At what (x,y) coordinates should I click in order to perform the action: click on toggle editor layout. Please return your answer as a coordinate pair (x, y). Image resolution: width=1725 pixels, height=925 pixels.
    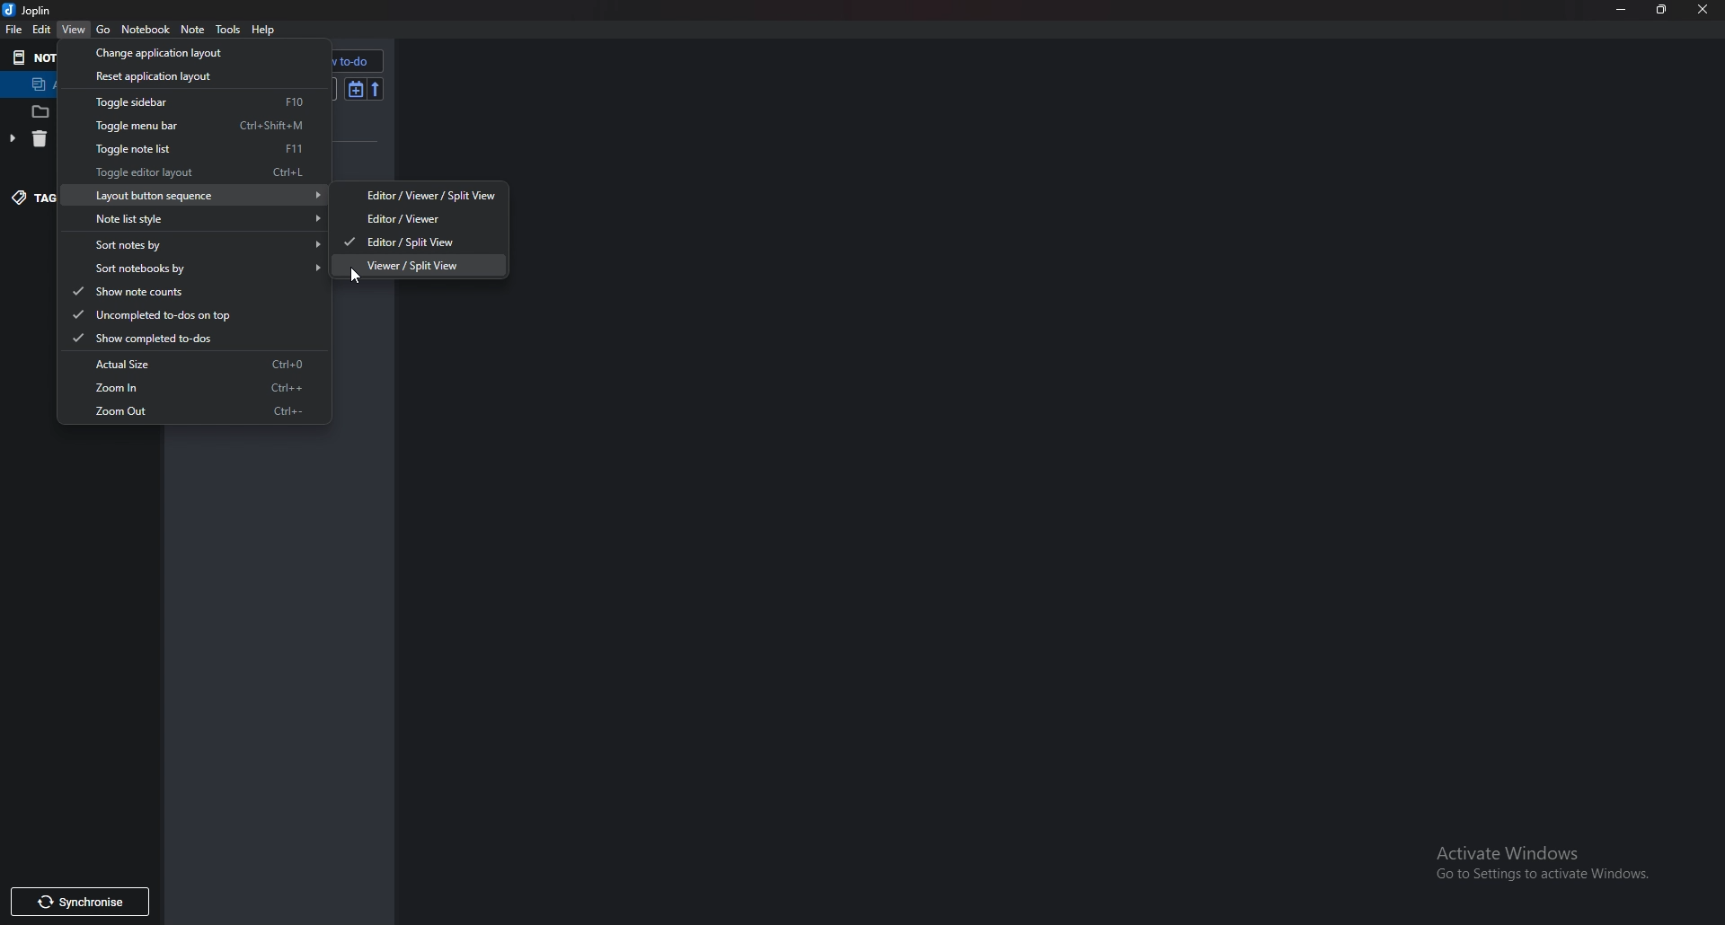
    Looking at the image, I should click on (193, 172).